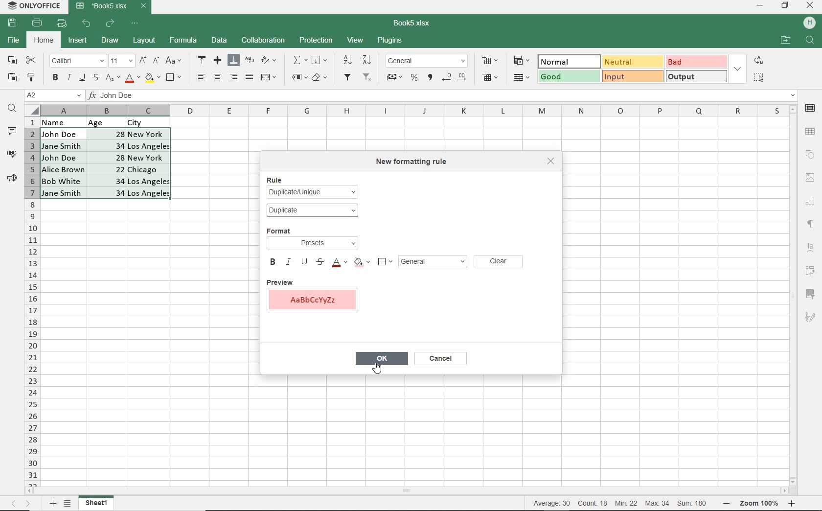  What do you see at coordinates (12, 154) in the screenshot?
I see `SPELL CHECKING` at bounding box center [12, 154].